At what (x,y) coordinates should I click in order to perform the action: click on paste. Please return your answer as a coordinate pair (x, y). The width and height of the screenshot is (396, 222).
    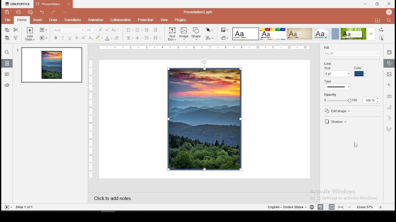
    Looking at the image, I should click on (7, 38).